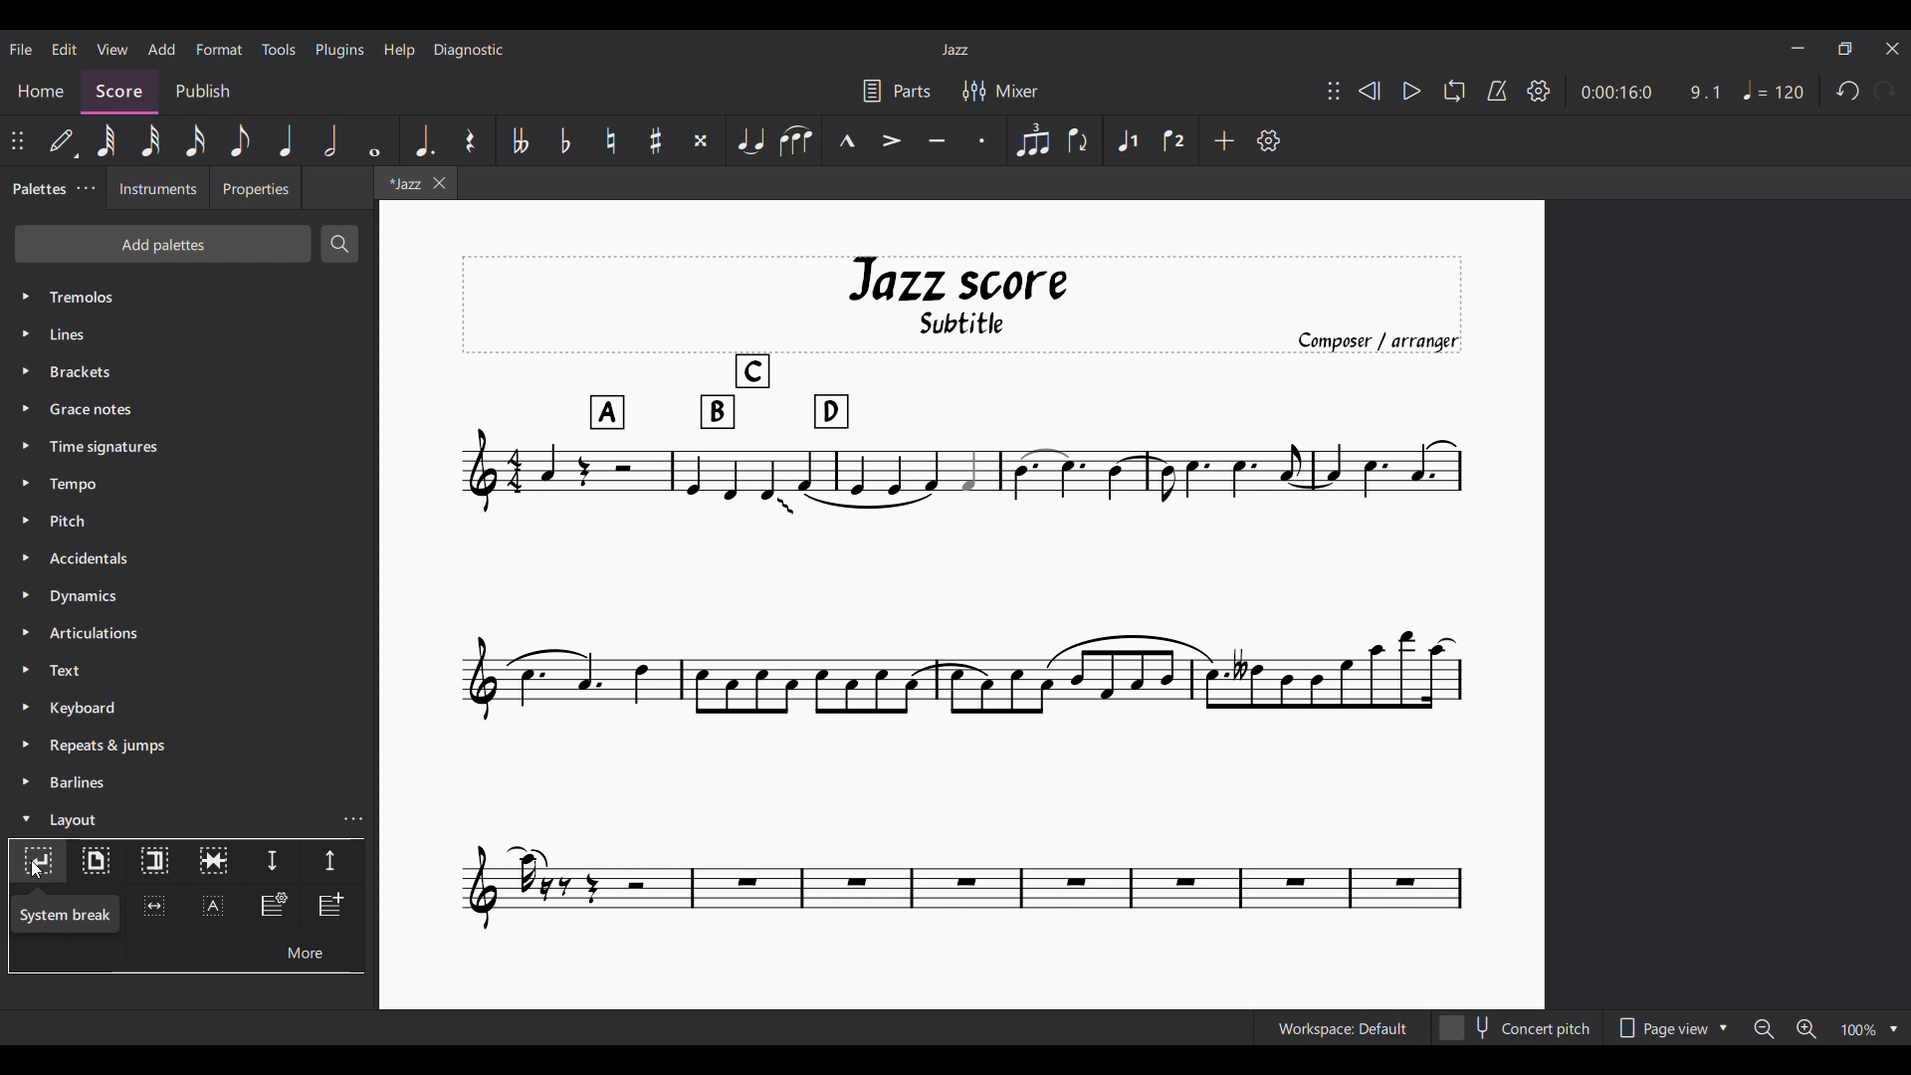  What do you see at coordinates (1539, 92) in the screenshot?
I see `Settings` at bounding box center [1539, 92].